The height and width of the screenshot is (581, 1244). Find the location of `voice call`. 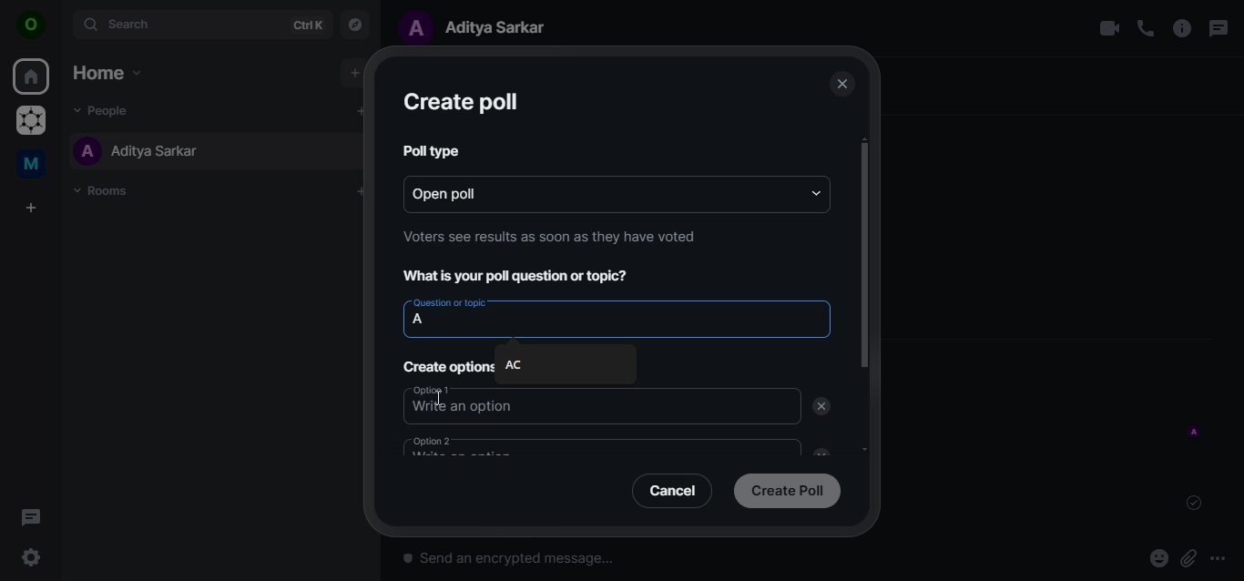

voice call is located at coordinates (1146, 28).